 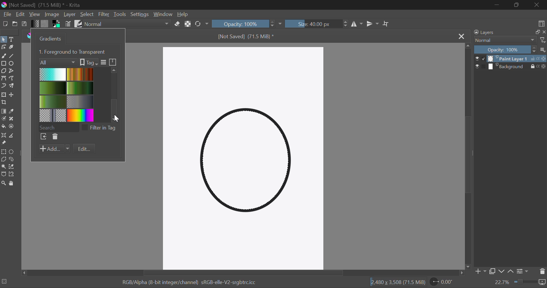 I want to click on scroll bar, so click(x=115, y=95).